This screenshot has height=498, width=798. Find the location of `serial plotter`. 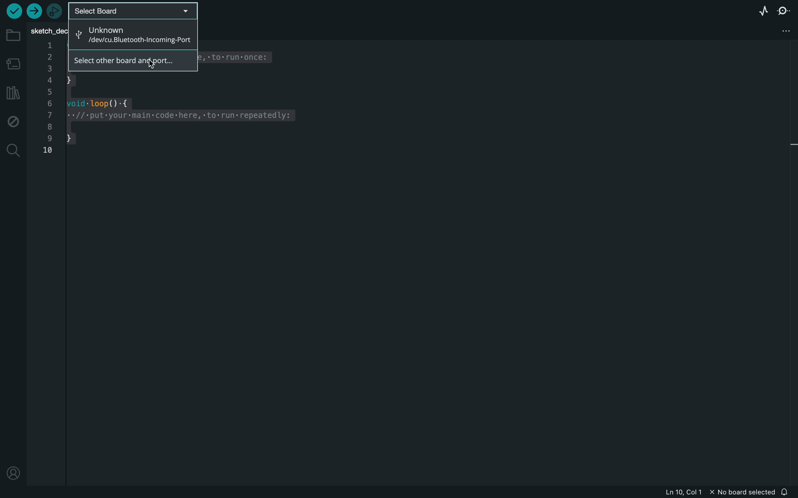

serial plotter is located at coordinates (762, 11).